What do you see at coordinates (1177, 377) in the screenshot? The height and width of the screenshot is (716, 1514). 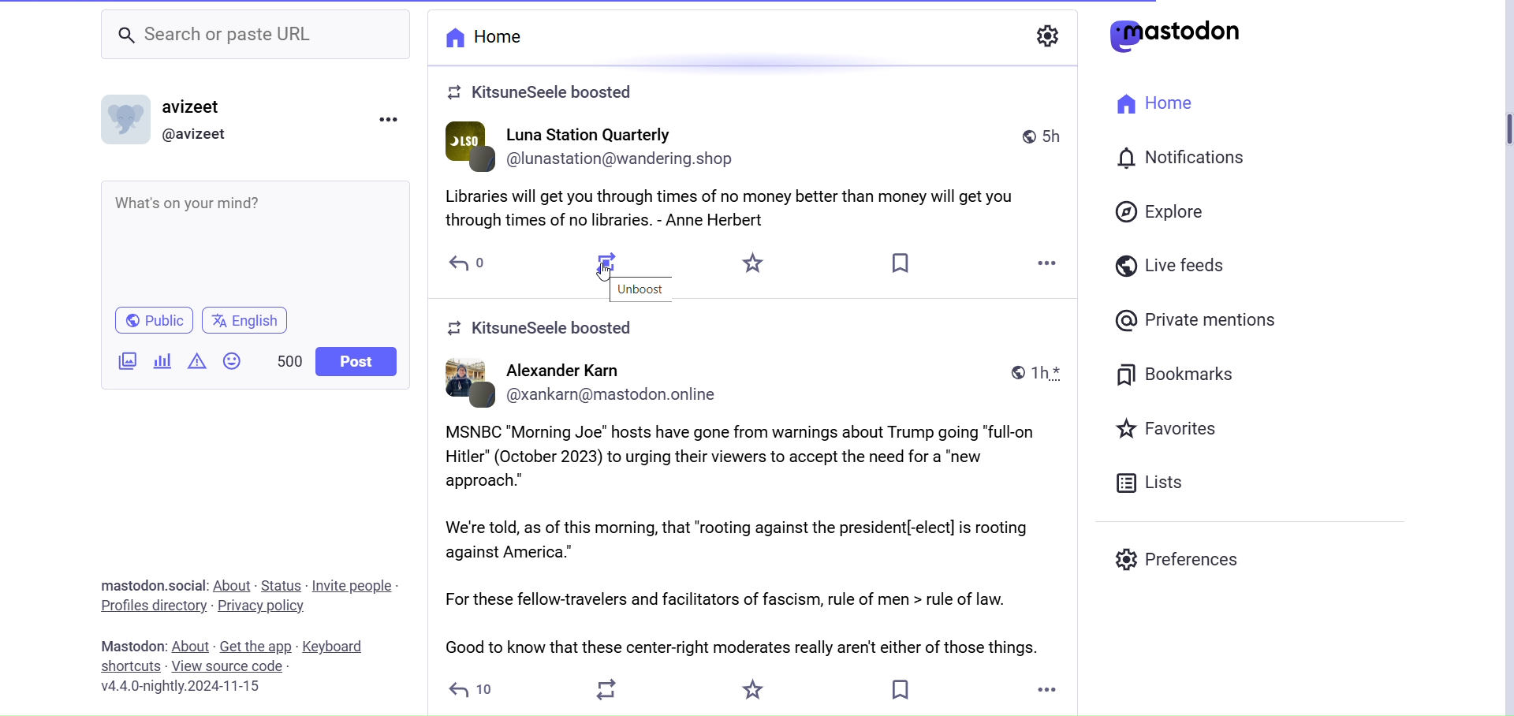 I see `Bookmasrks` at bounding box center [1177, 377].